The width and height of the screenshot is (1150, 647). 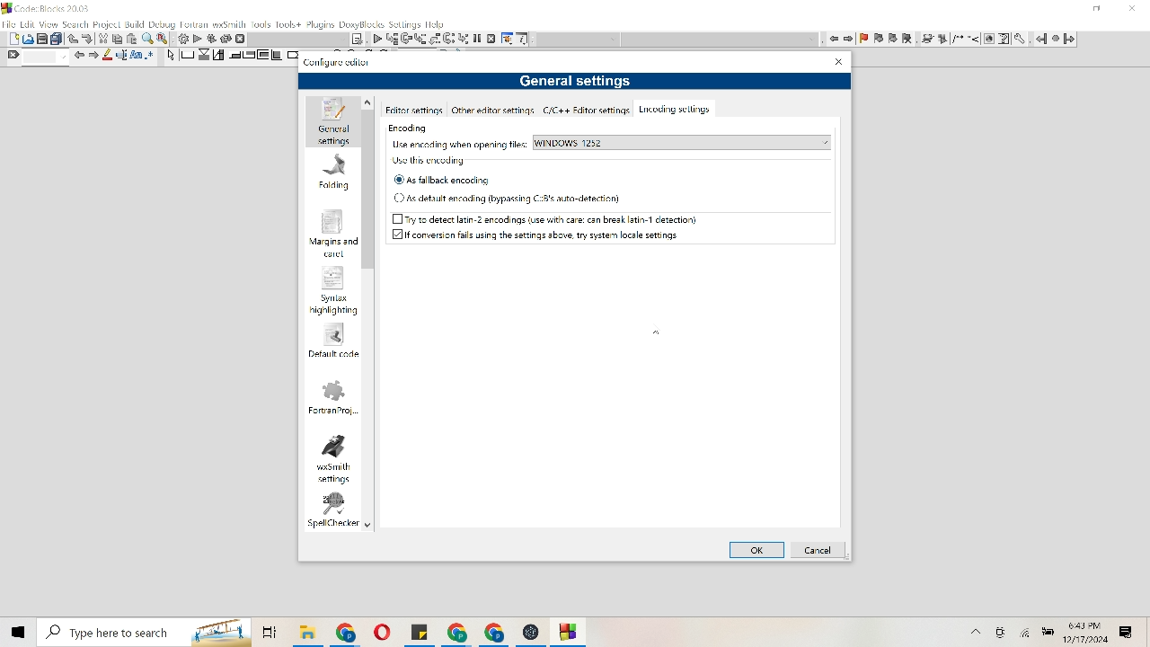 I want to click on File, so click(x=495, y=633).